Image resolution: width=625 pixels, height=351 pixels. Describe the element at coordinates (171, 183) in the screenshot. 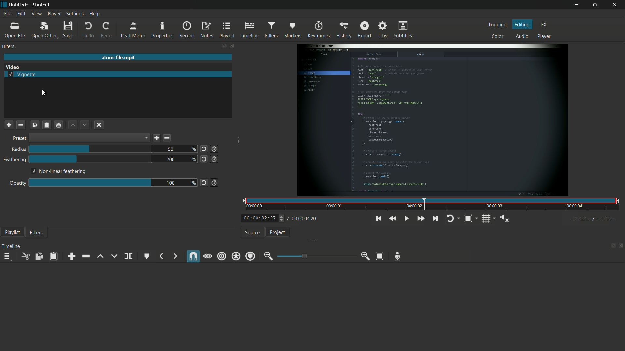

I see `100` at that location.